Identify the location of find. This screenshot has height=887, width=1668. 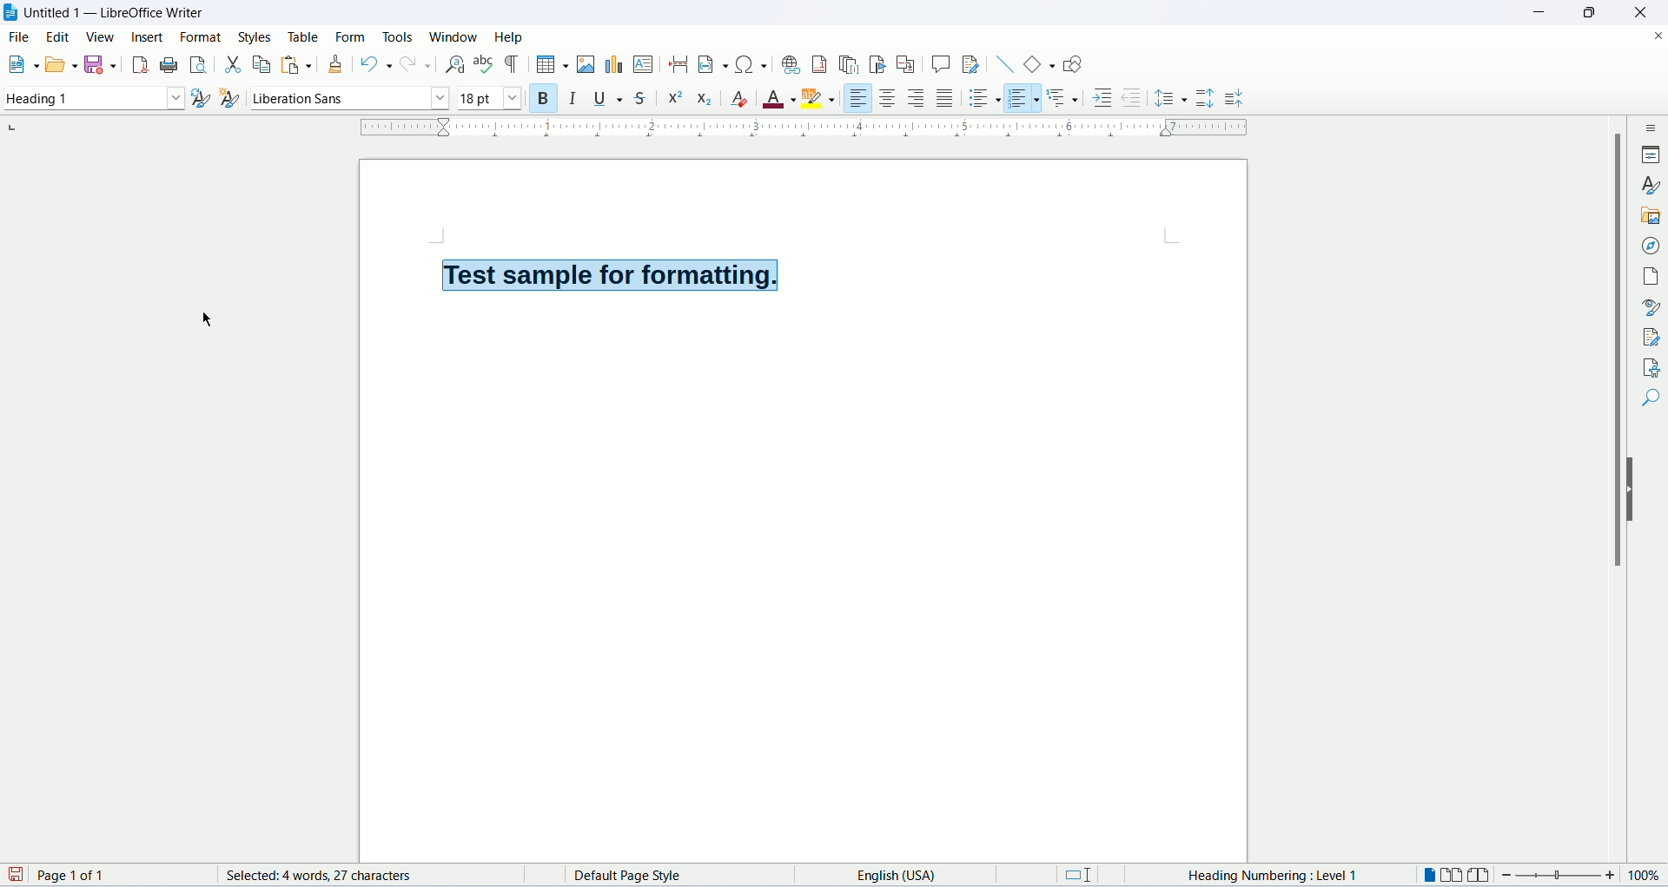
(1649, 400).